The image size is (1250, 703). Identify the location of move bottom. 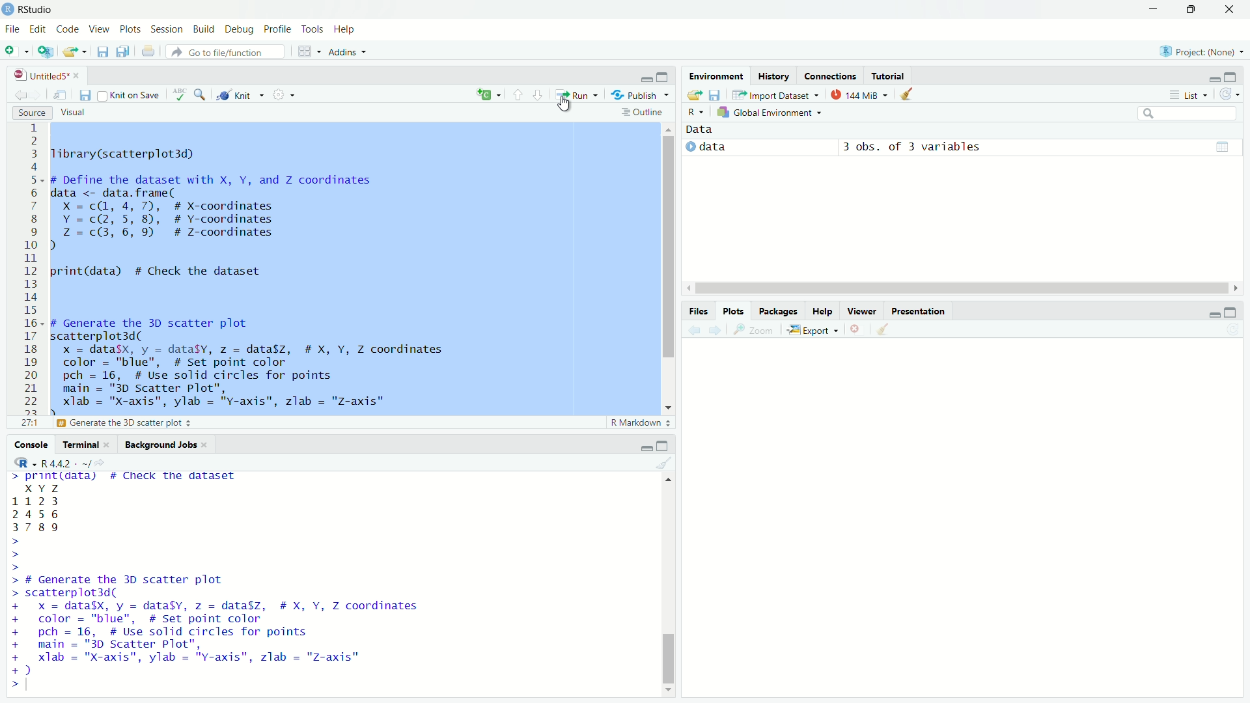
(668, 690).